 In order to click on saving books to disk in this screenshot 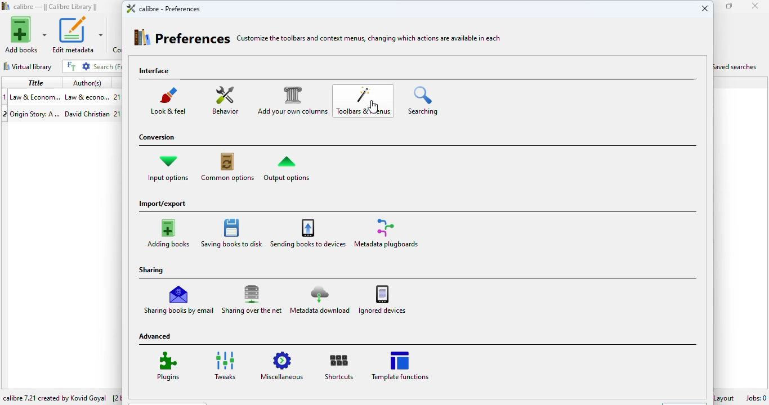, I will do `click(231, 232)`.